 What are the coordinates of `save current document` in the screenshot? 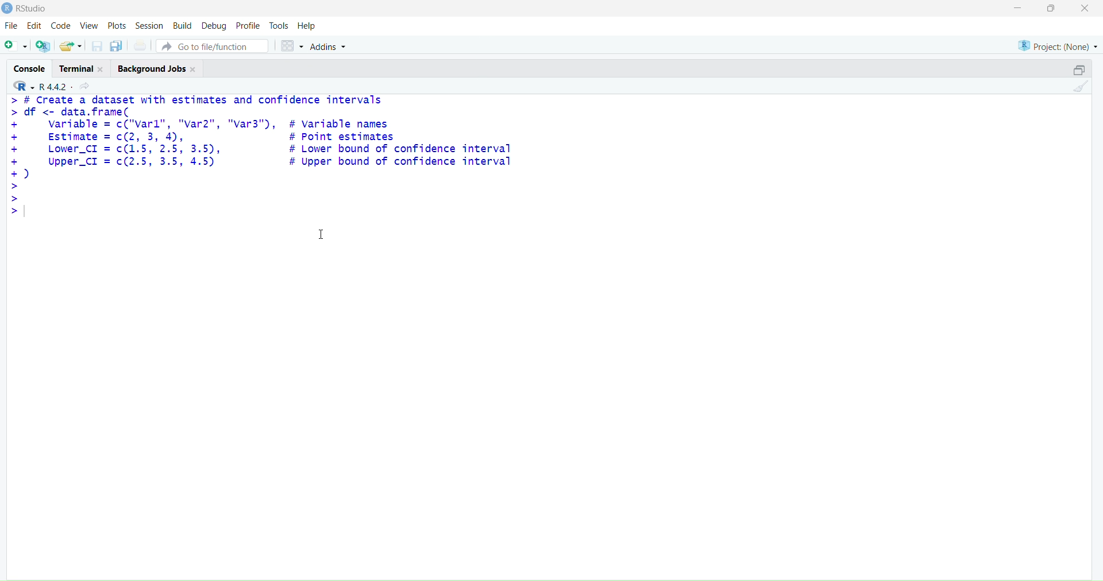 It's located at (97, 44).